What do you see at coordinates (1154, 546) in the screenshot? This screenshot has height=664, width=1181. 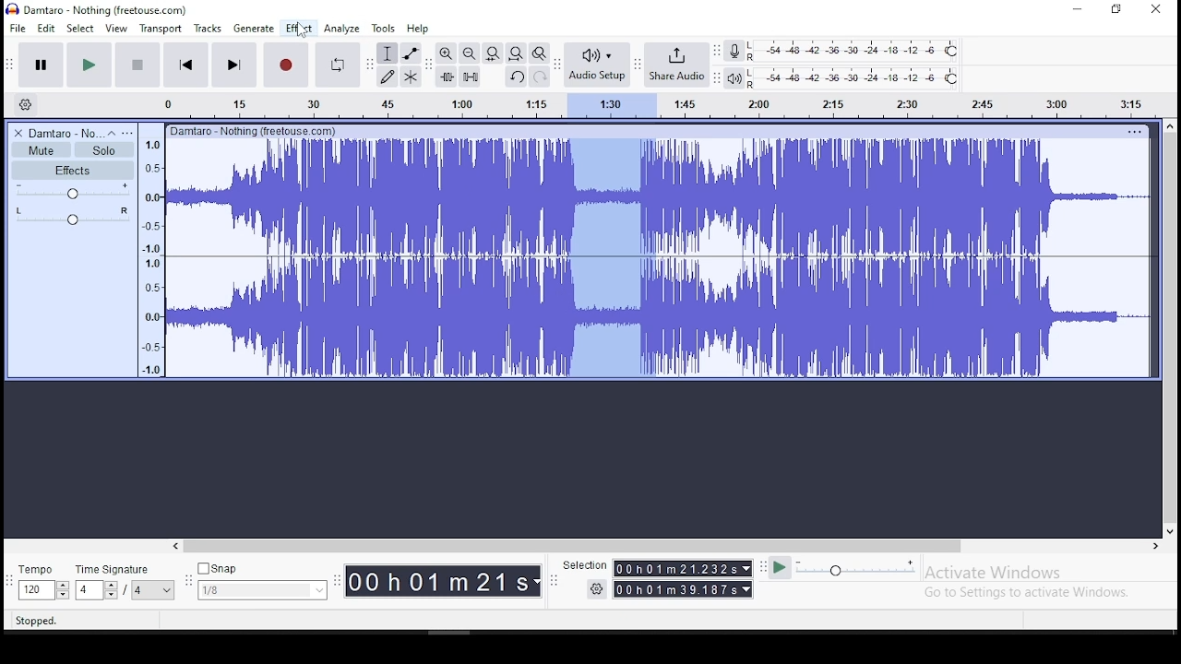 I see `right` at bounding box center [1154, 546].